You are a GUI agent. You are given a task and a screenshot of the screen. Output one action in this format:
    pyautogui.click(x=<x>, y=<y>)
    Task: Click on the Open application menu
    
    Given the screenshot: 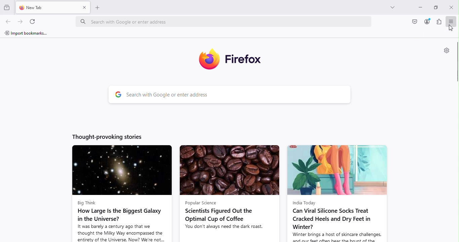 What is the action you would take?
    pyautogui.click(x=452, y=22)
    